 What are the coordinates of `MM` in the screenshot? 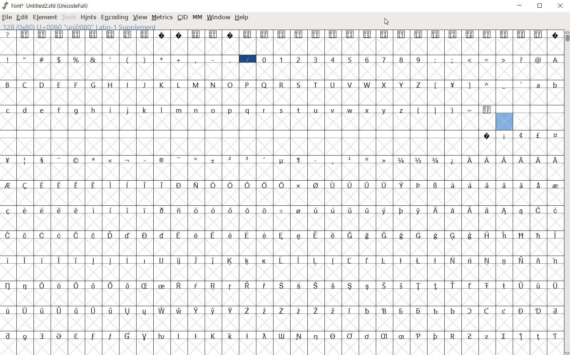 It's located at (197, 17).